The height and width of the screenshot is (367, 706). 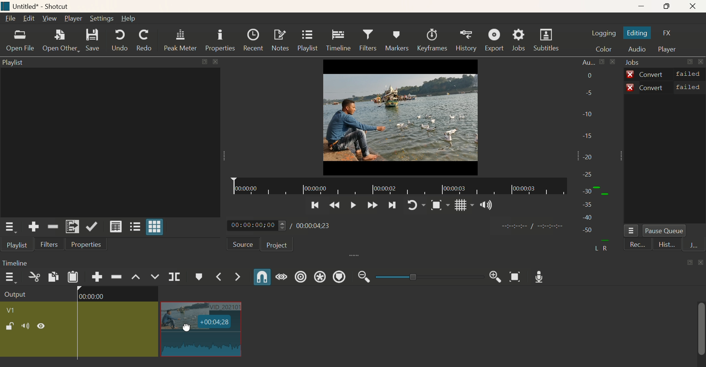 What do you see at coordinates (644, 7) in the screenshot?
I see `Minimize` at bounding box center [644, 7].